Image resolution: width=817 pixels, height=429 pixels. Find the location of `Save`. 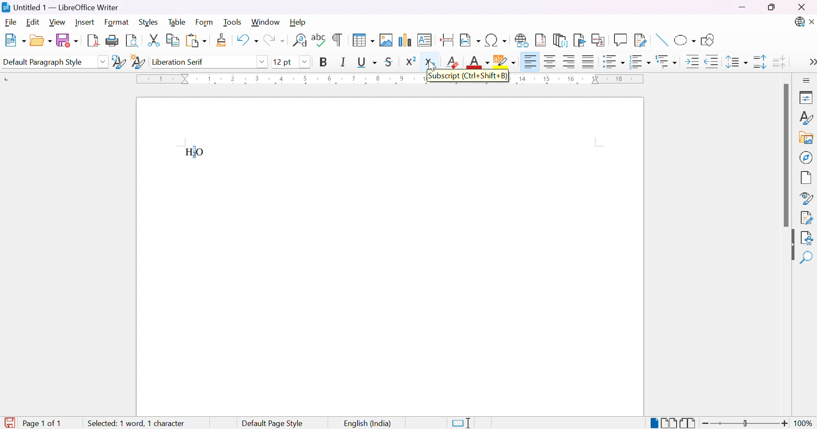

Save is located at coordinates (66, 40).